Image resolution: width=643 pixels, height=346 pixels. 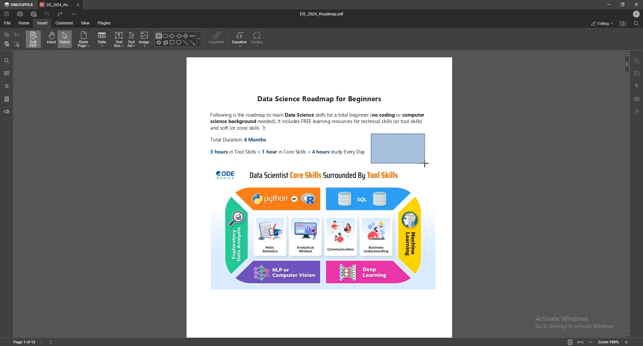 What do you see at coordinates (119, 39) in the screenshot?
I see `text box` at bounding box center [119, 39].